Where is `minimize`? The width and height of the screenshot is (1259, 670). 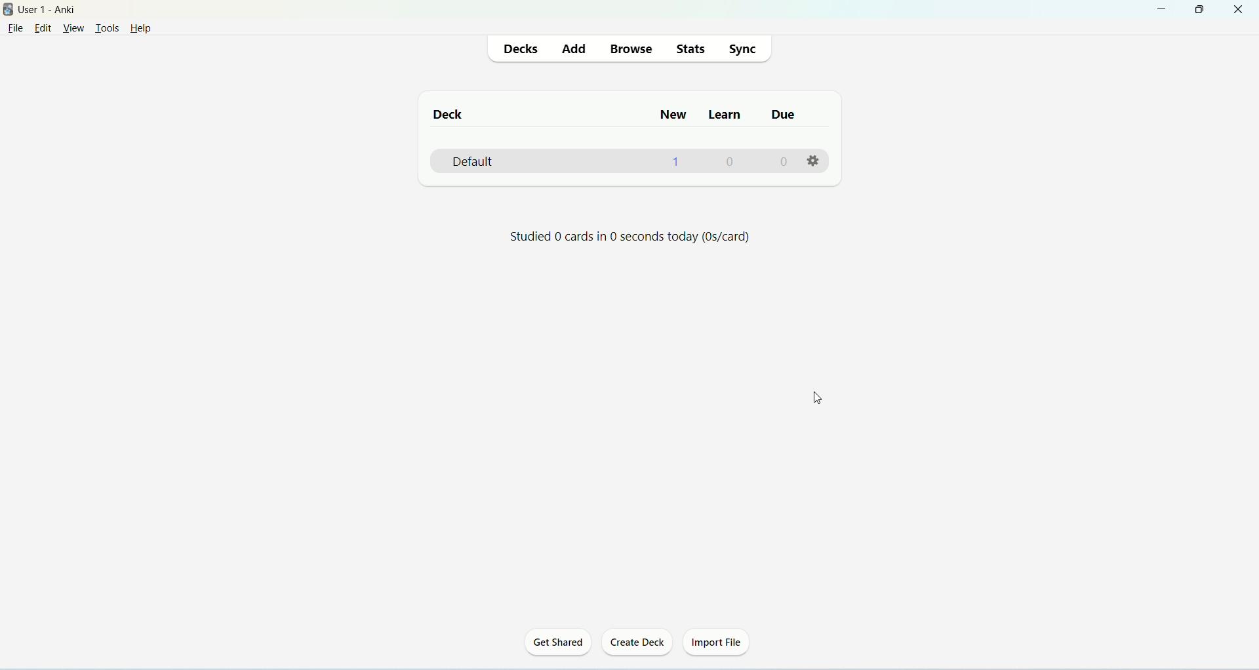
minimize is located at coordinates (1161, 10).